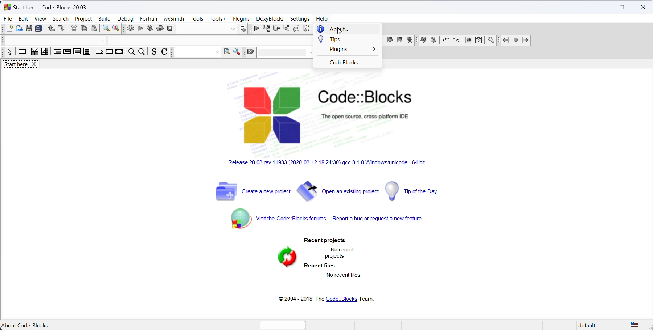  I want to click on recent projects, so click(328, 240).